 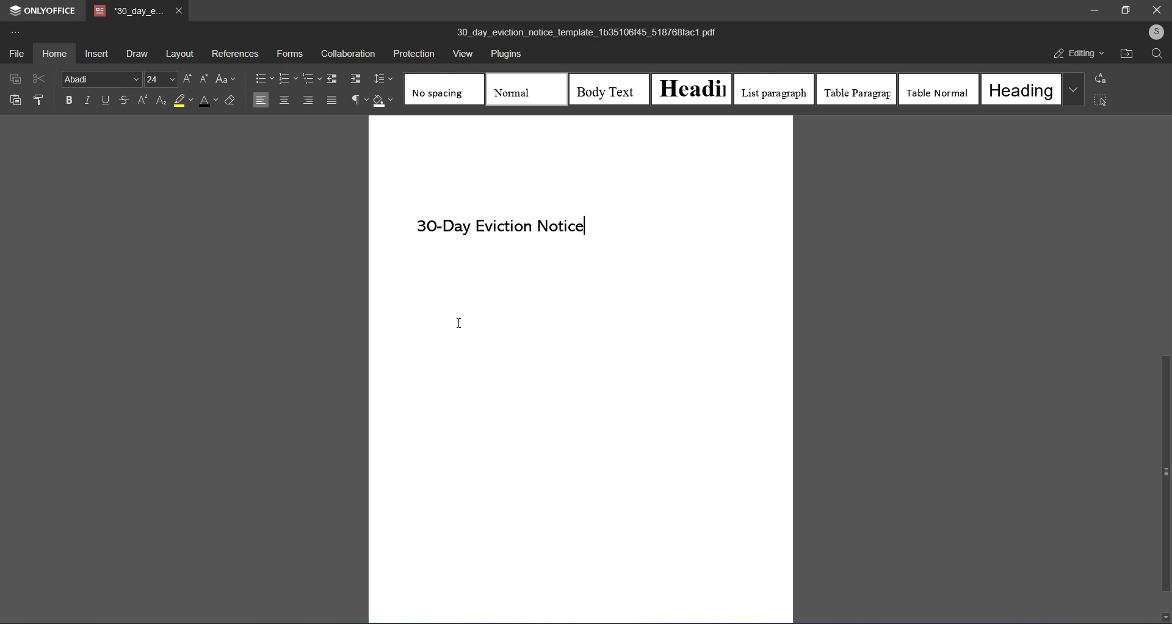 What do you see at coordinates (607, 89) in the screenshot?
I see `body text` at bounding box center [607, 89].